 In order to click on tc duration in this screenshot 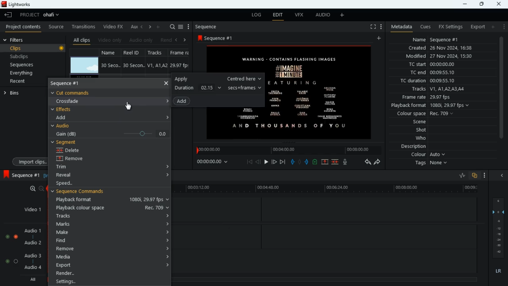, I will do `click(433, 81)`.